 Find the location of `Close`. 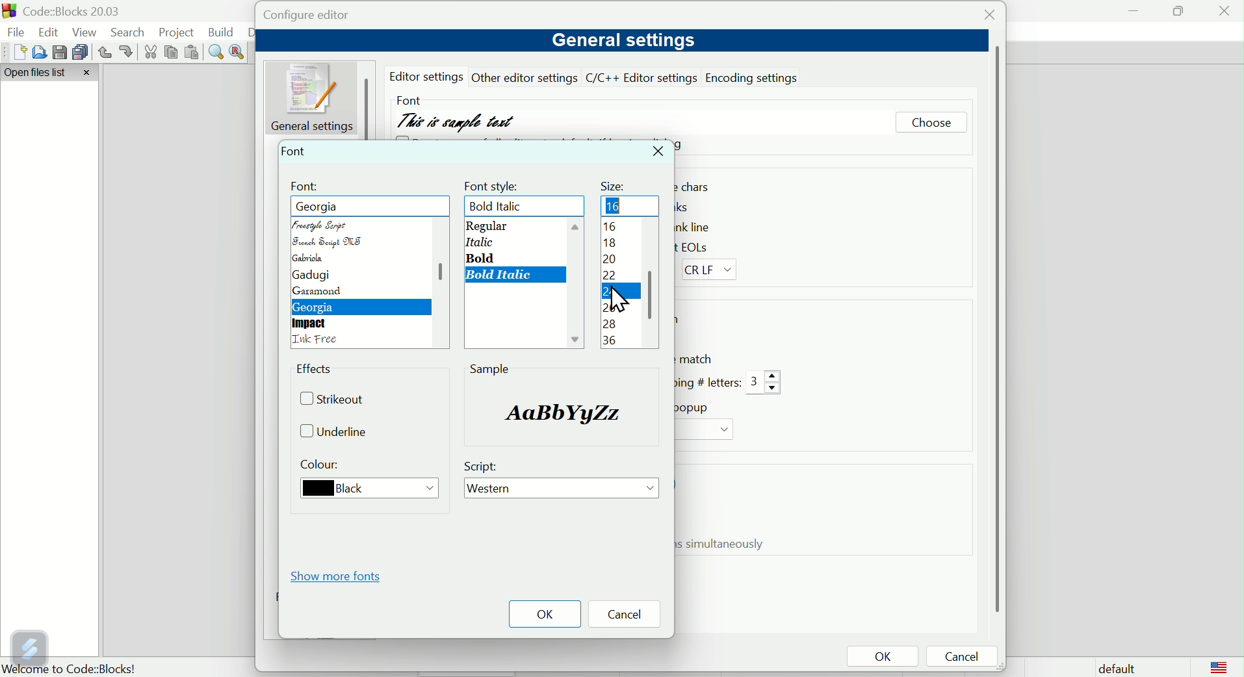

Close is located at coordinates (1225, 14).